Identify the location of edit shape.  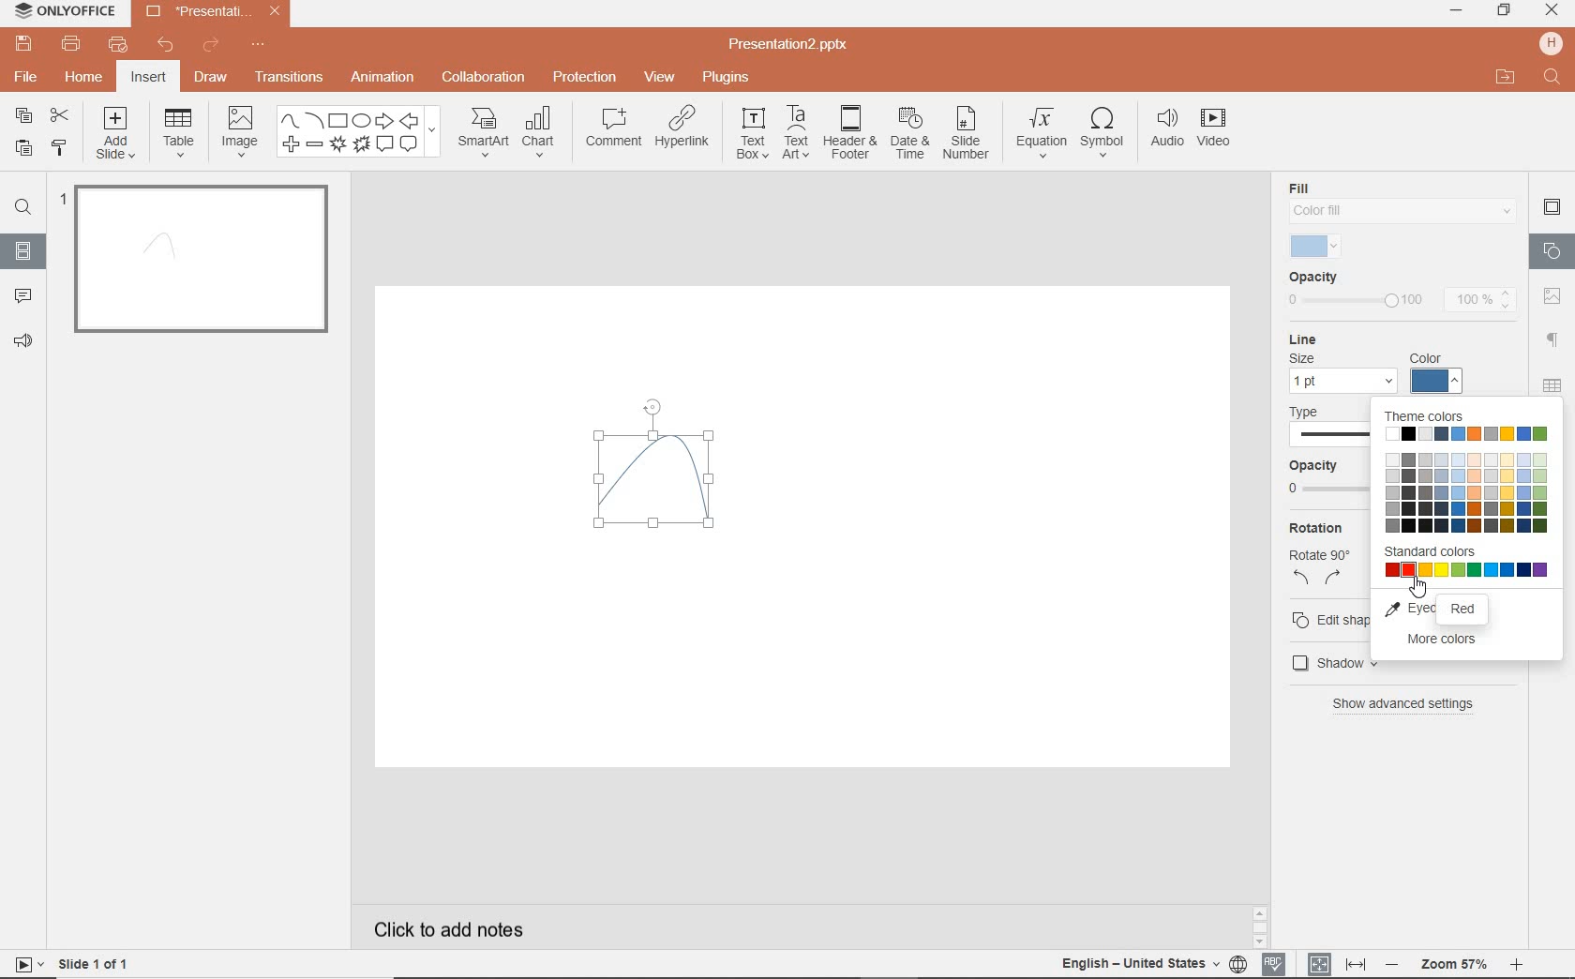
(1327, 620).